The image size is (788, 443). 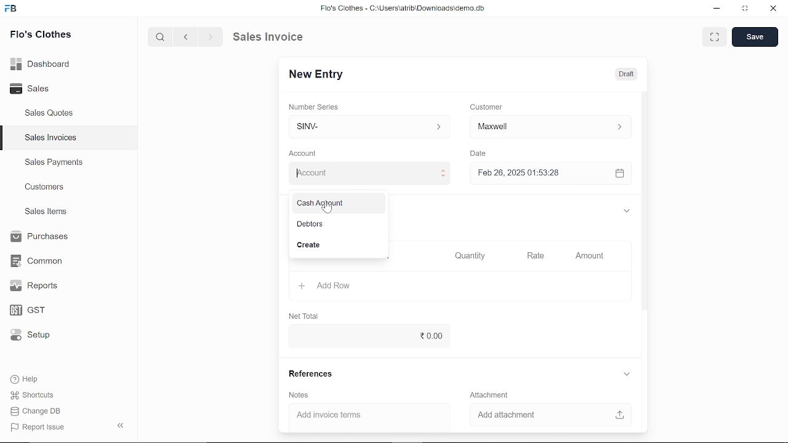 What do you see at coordinates (305, 314) in the screenshot?
I see `Net Total` at bounding box center [305, 314].